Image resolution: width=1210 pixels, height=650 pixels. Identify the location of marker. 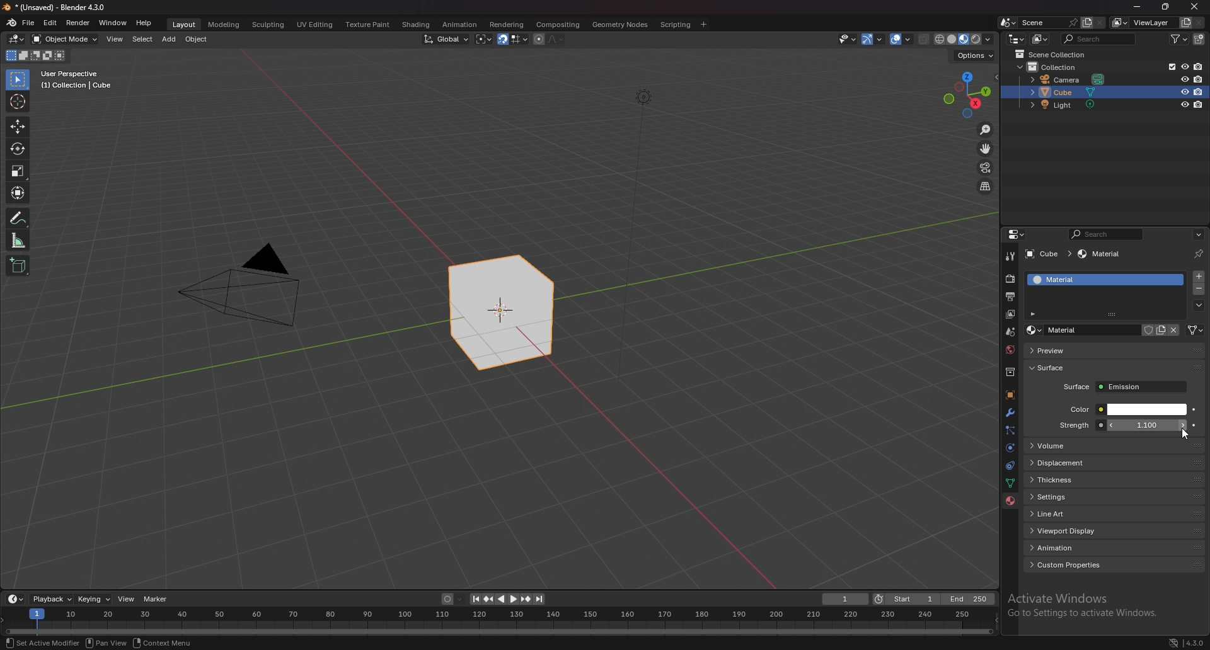
(156, 598).